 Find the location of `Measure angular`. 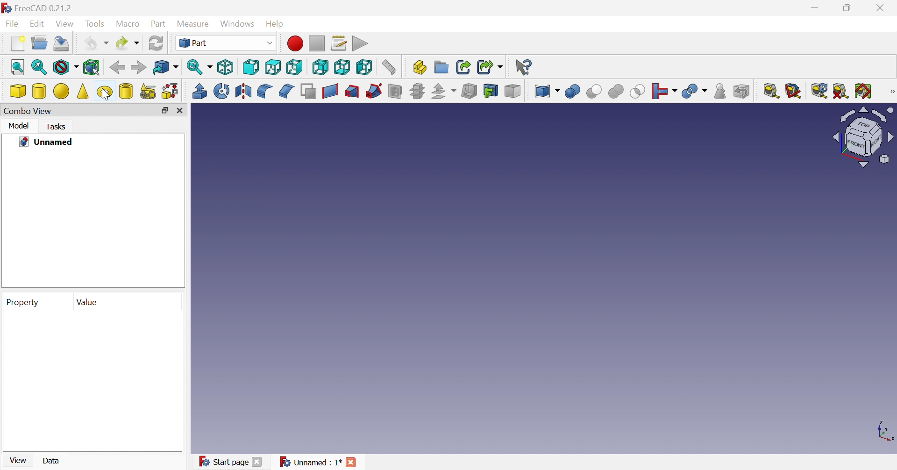

Measure angular is located at coordinates (793, 92).